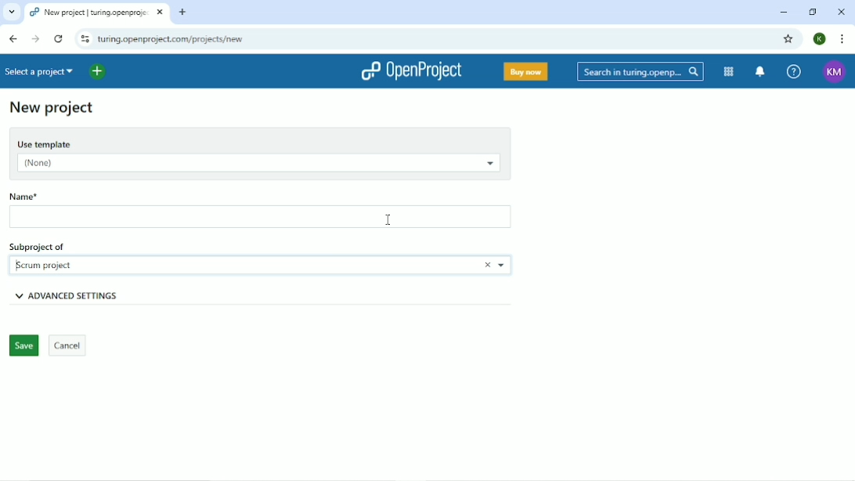  I want to click on Save, so click(23, 346).